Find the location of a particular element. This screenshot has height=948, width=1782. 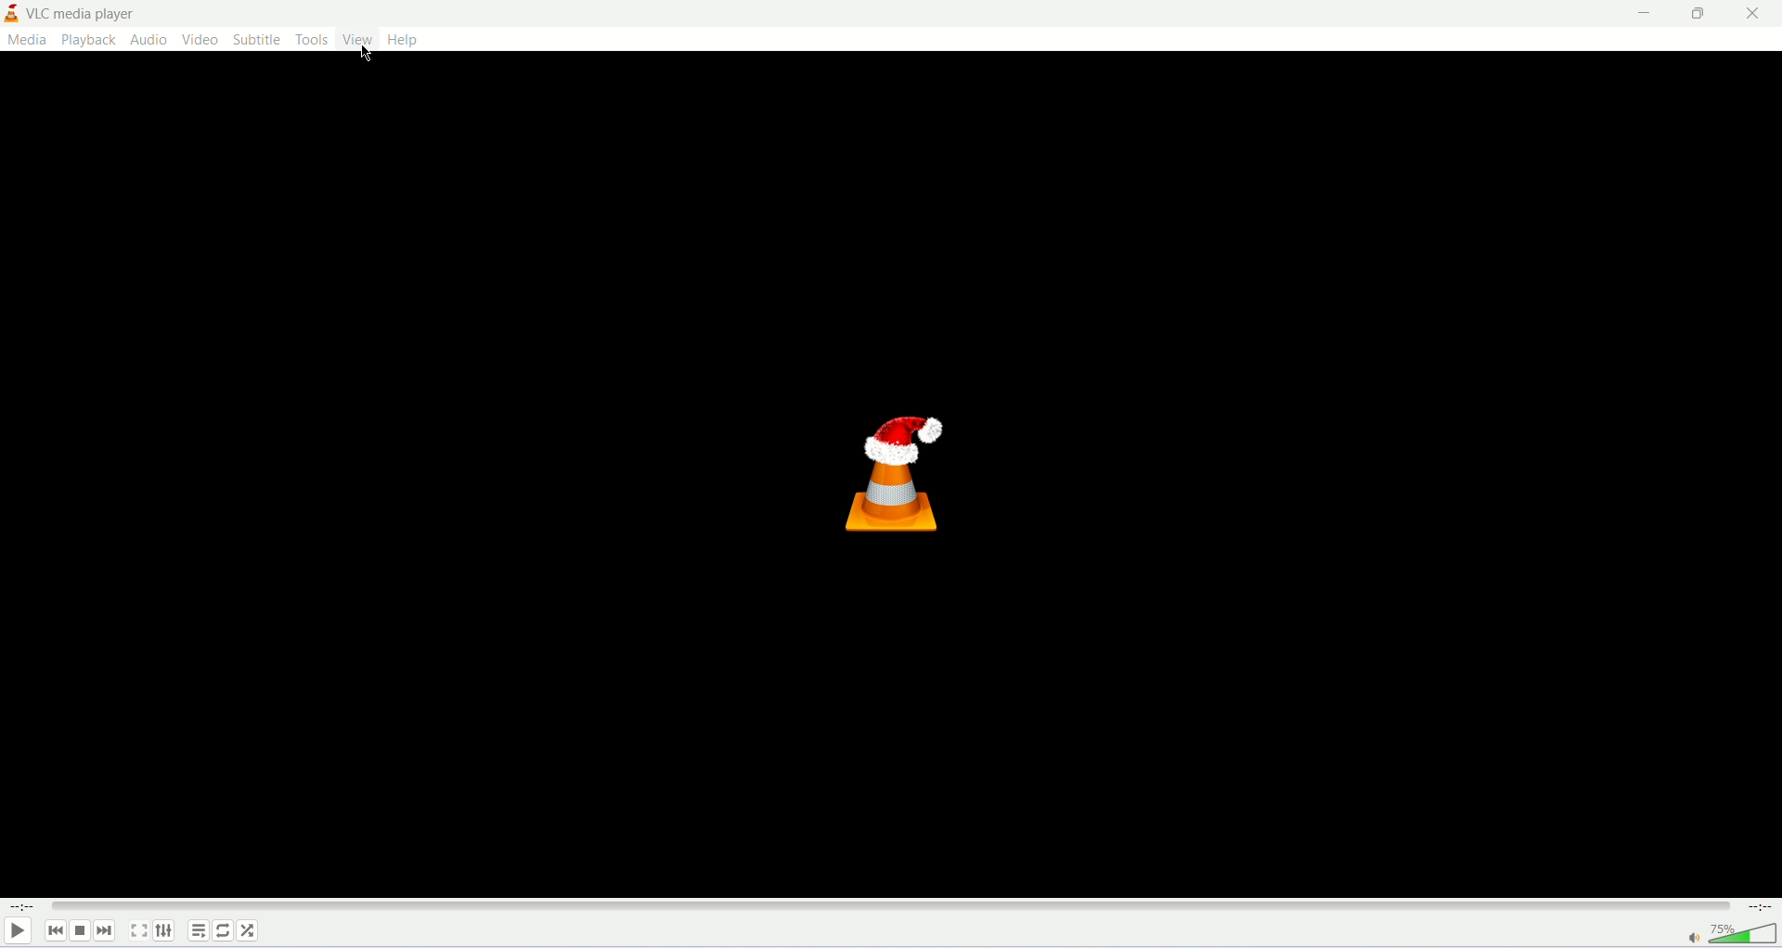

mouse cursor is located at coordinates (369, 54).